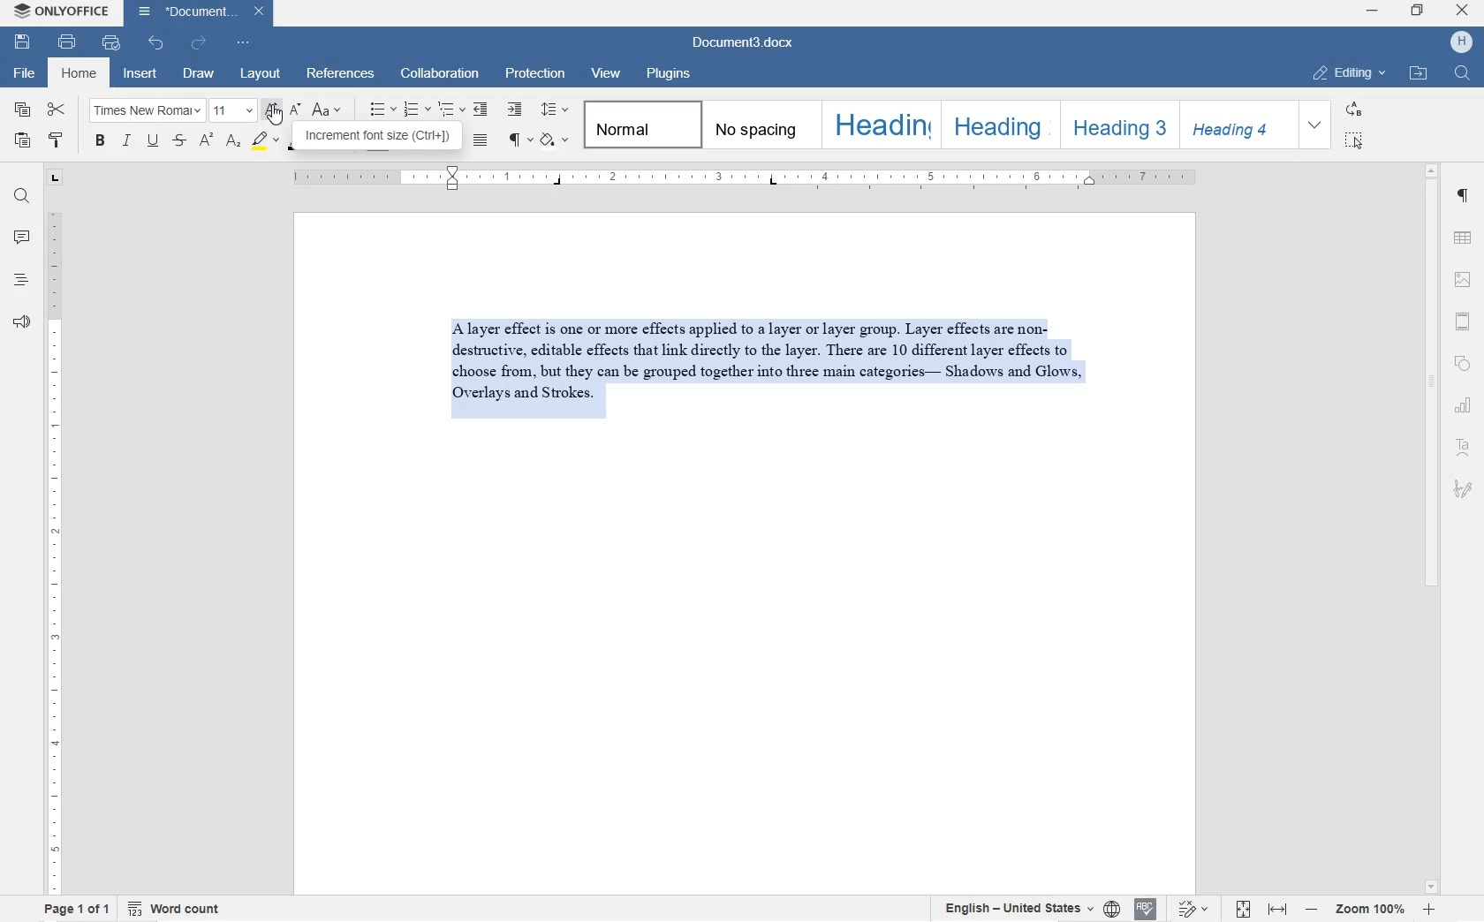  Describe the element at coordinates (1353, 110) in the screenshot. I see `REPLACE` at that location.